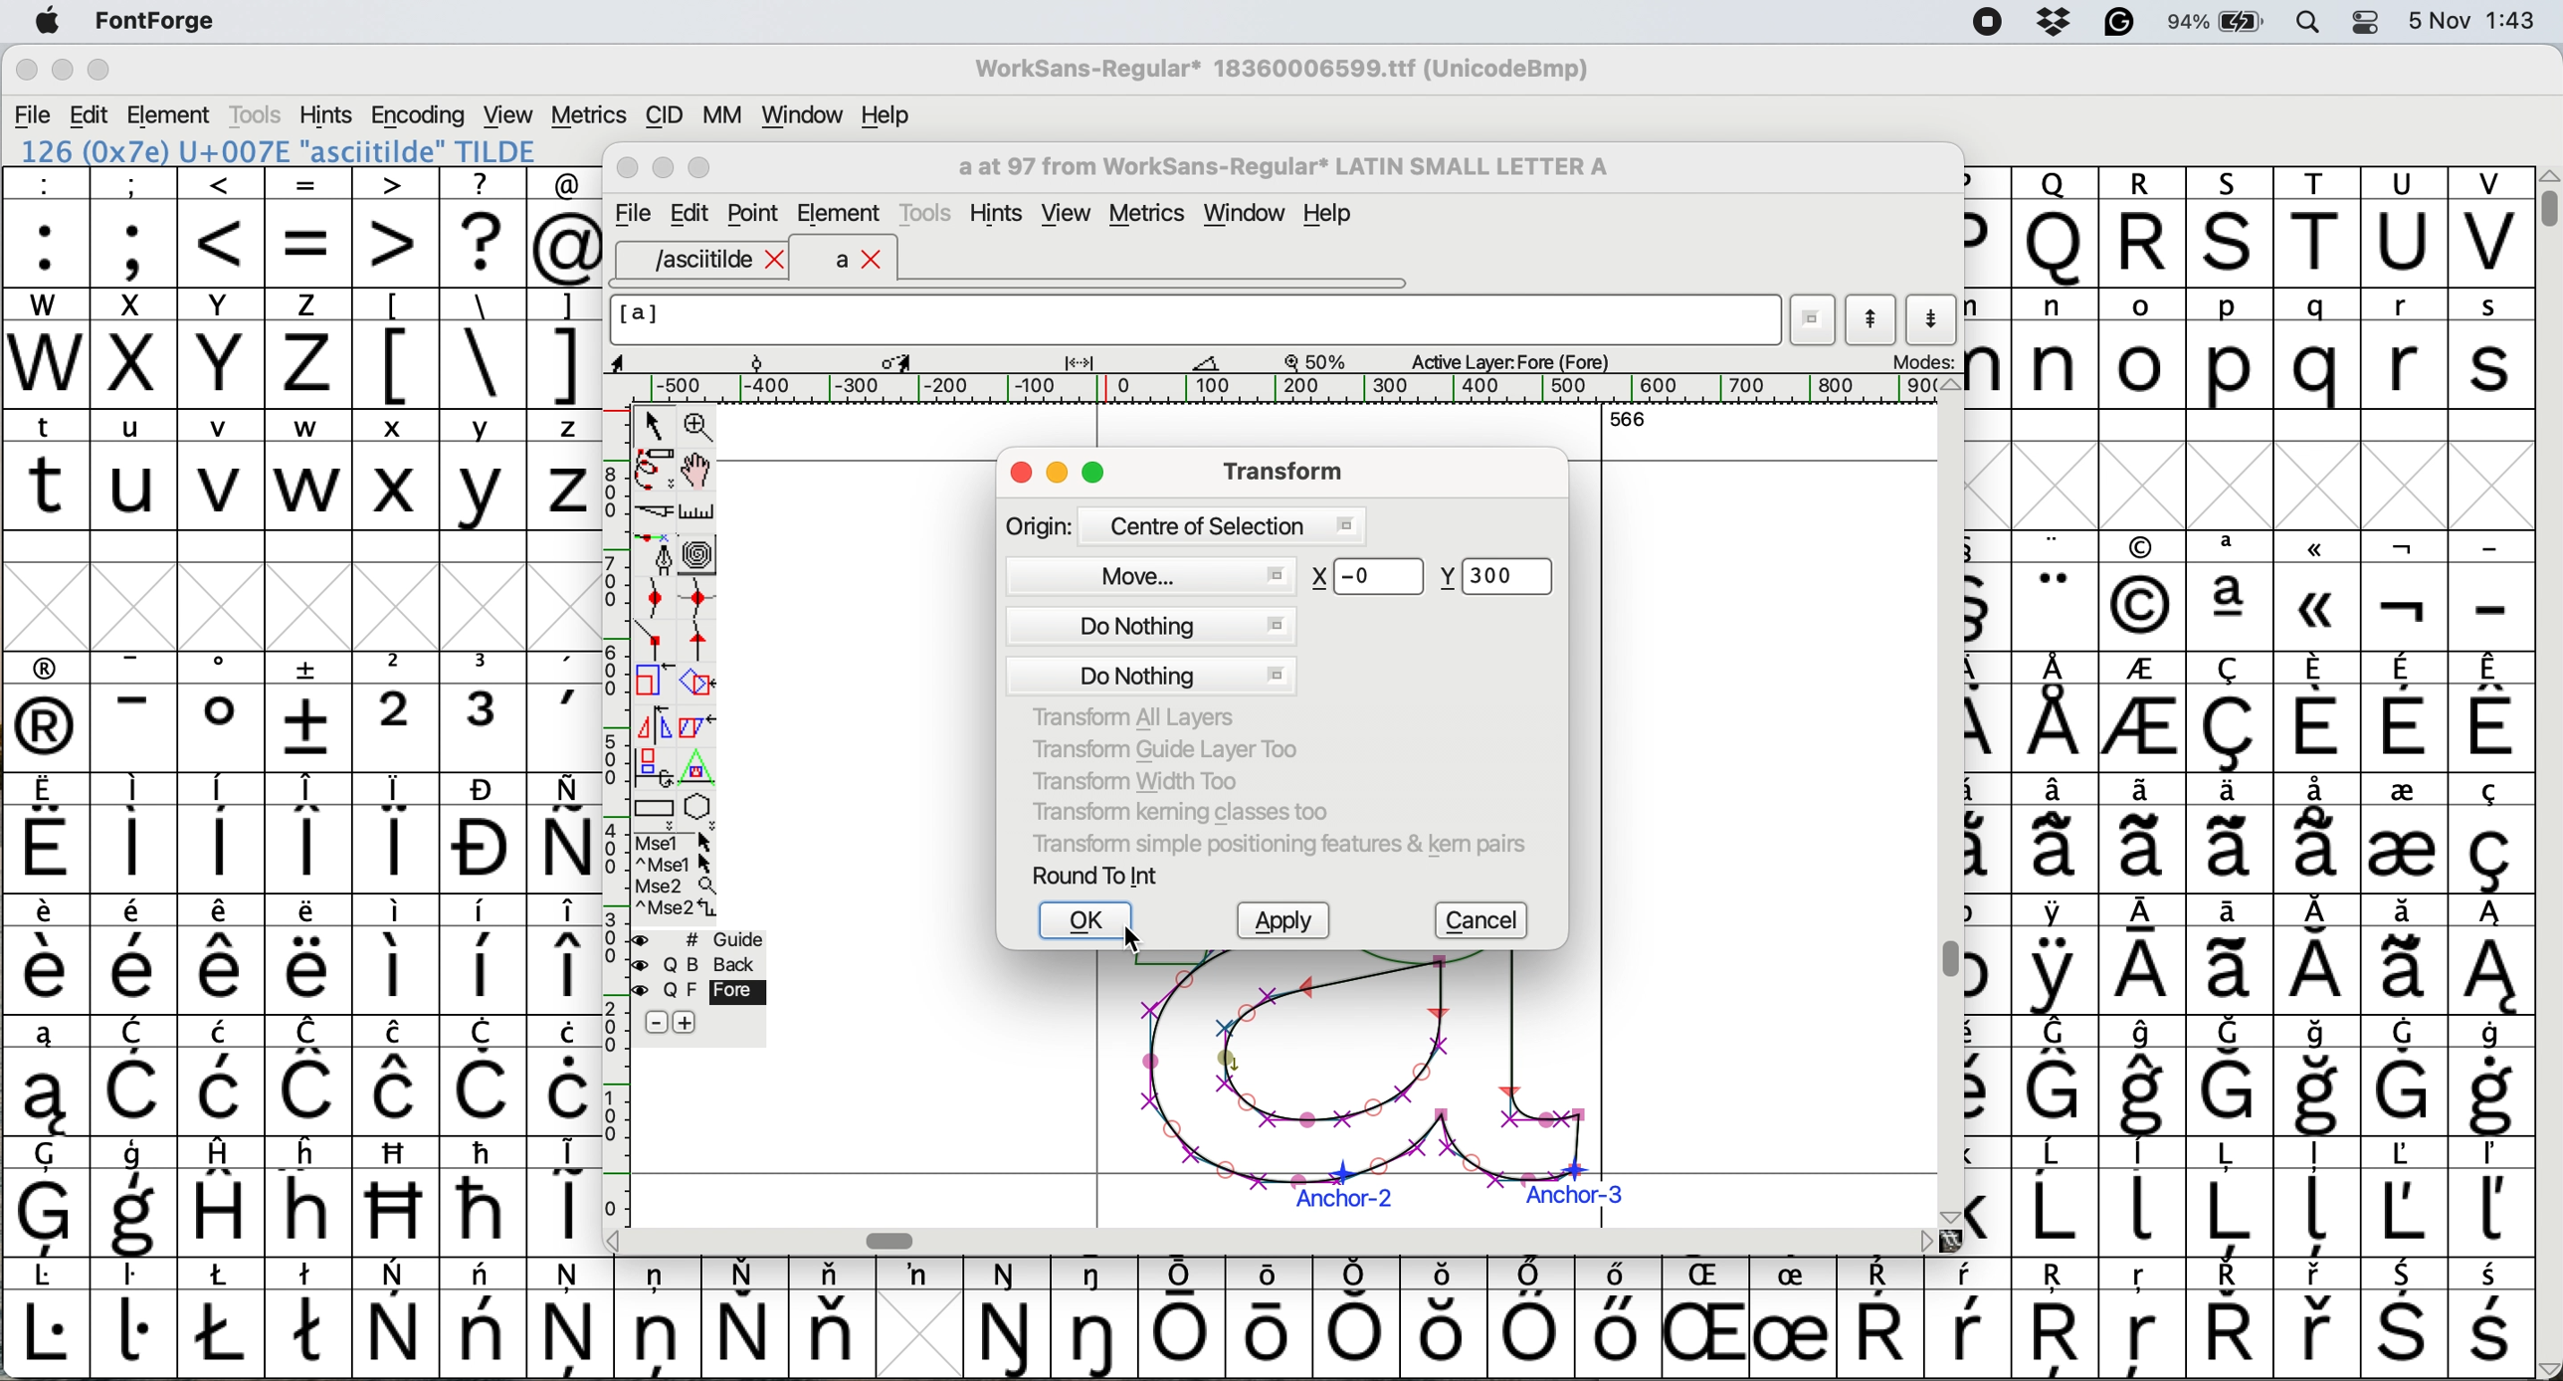 This screenshot has height=1381, width=2563. What do you see at coordinates (2490, 955) in the screenshot?
I see `symbol` at bounding box center [2490, 955].